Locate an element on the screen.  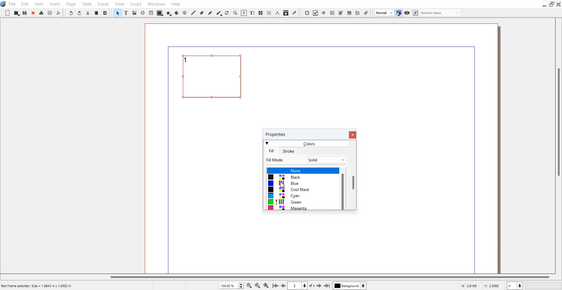
Cut is located at coordinates (88, 12).